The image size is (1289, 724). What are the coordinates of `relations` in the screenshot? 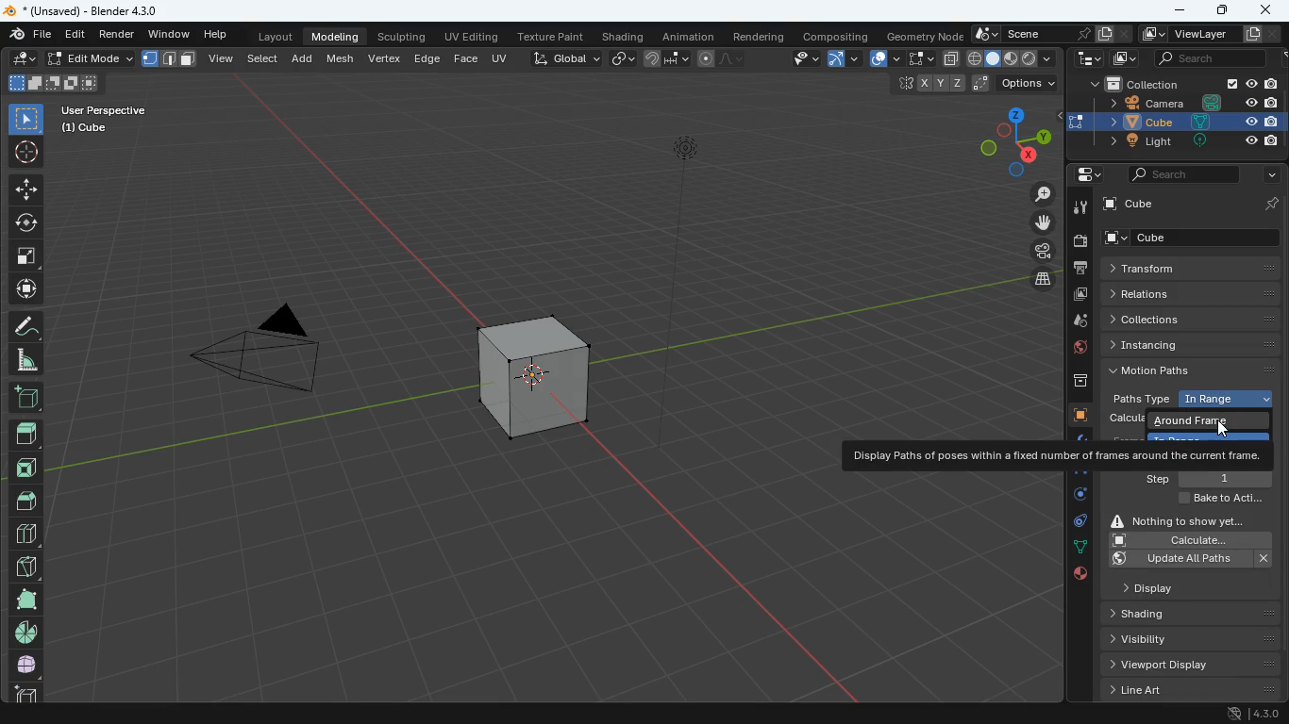 It's located at (1189, 292).